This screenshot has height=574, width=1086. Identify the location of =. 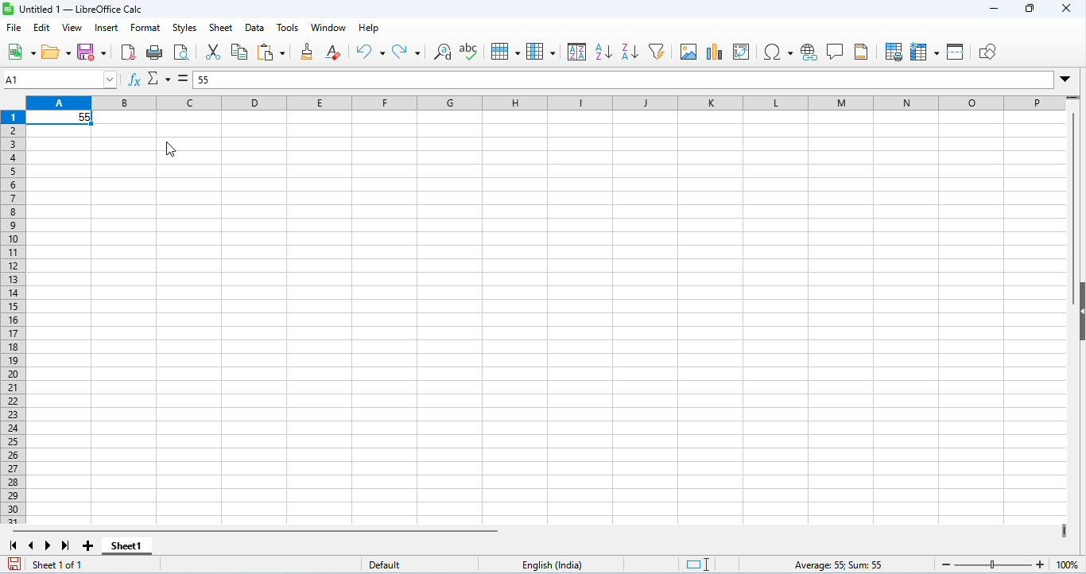
(182, 79).